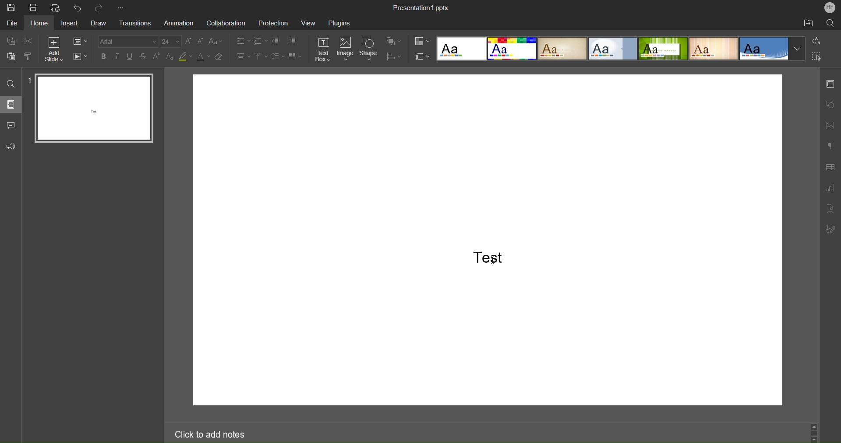 The image size is (841, 443). I want to click on Colors, so click(422, 42).